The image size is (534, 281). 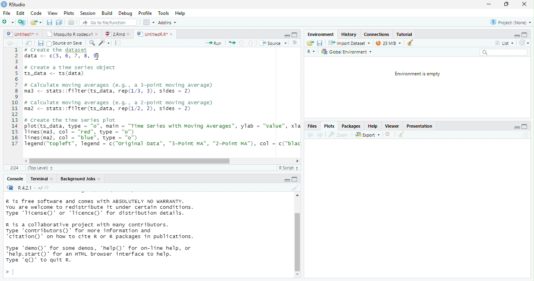 What do you see at coordinates (39, 179) in the screenshot?
I see `Terminal` at bounding box center [39, 179].